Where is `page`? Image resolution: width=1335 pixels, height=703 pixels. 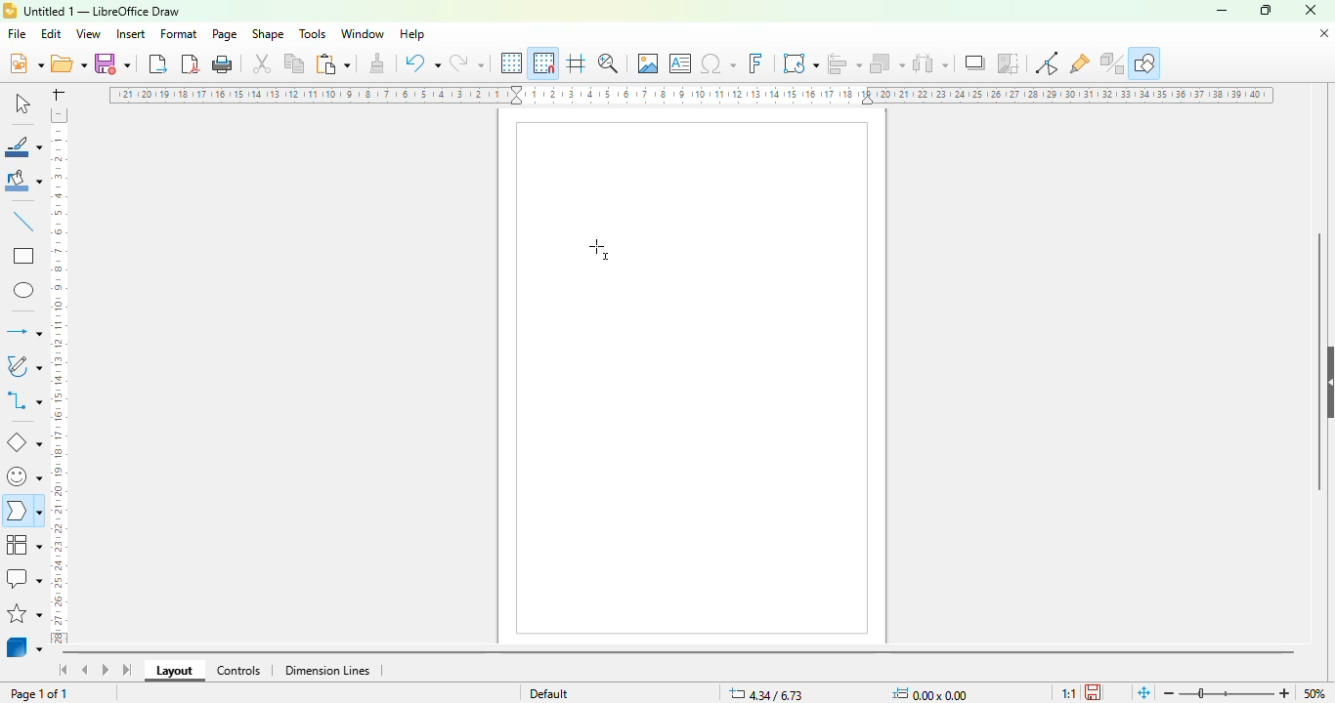
page is located at coordinates (224, 34).